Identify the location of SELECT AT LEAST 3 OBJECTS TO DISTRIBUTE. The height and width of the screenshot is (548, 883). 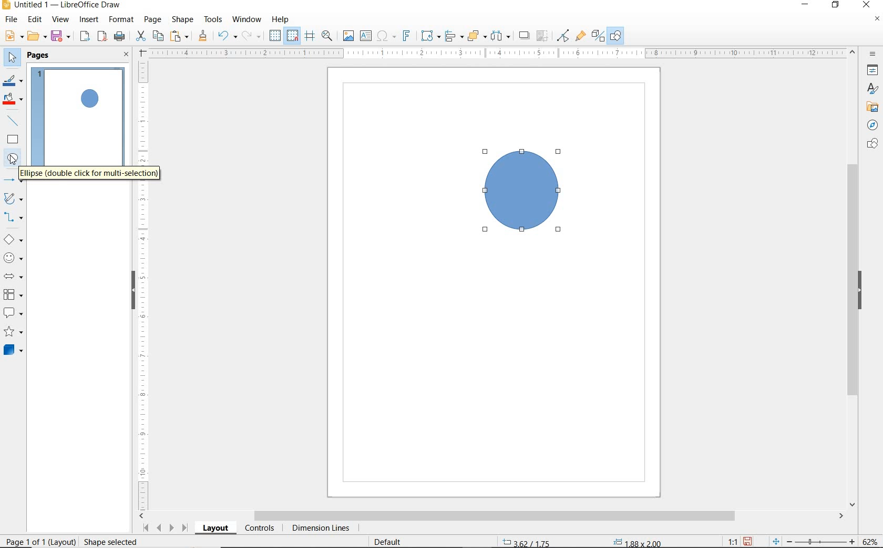
(501, 35).